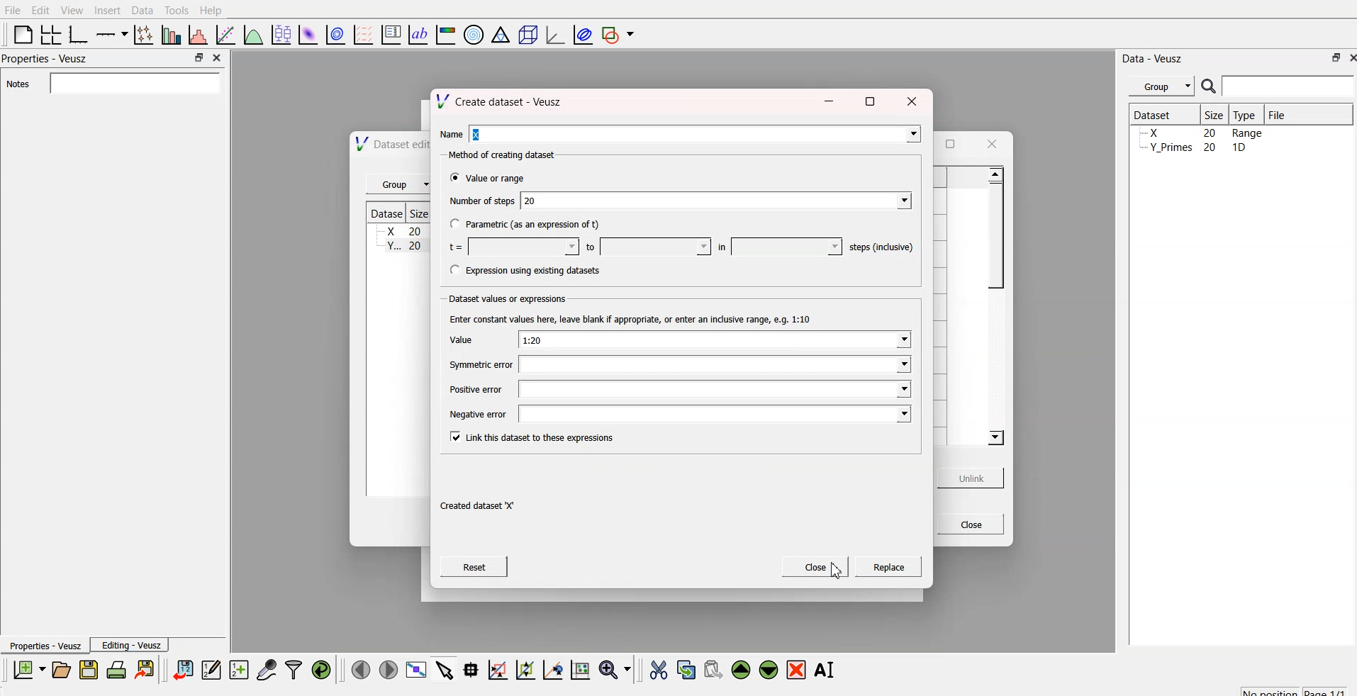  Describe the element at coordinates (73, 10) in the screenshot. I see `View` at that location.